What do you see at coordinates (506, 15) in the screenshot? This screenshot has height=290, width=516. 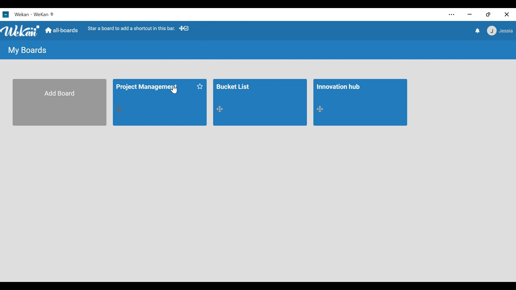 I see `Close` at bounding box center [506, 15].